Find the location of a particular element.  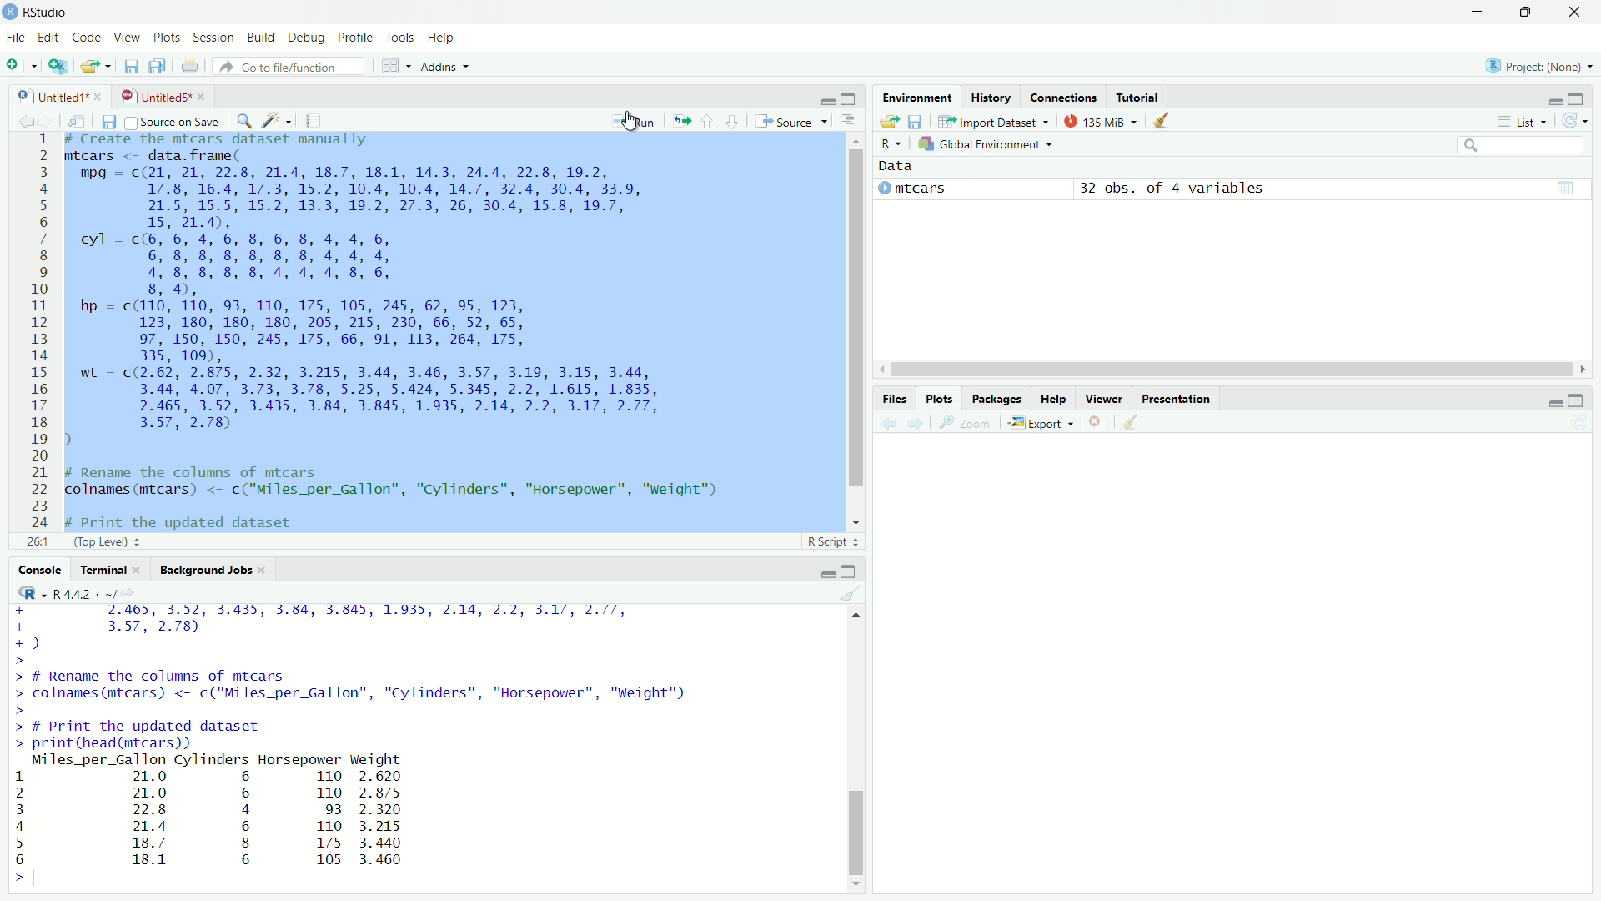

| Untitled 1* is located at coordinates (54, 96).